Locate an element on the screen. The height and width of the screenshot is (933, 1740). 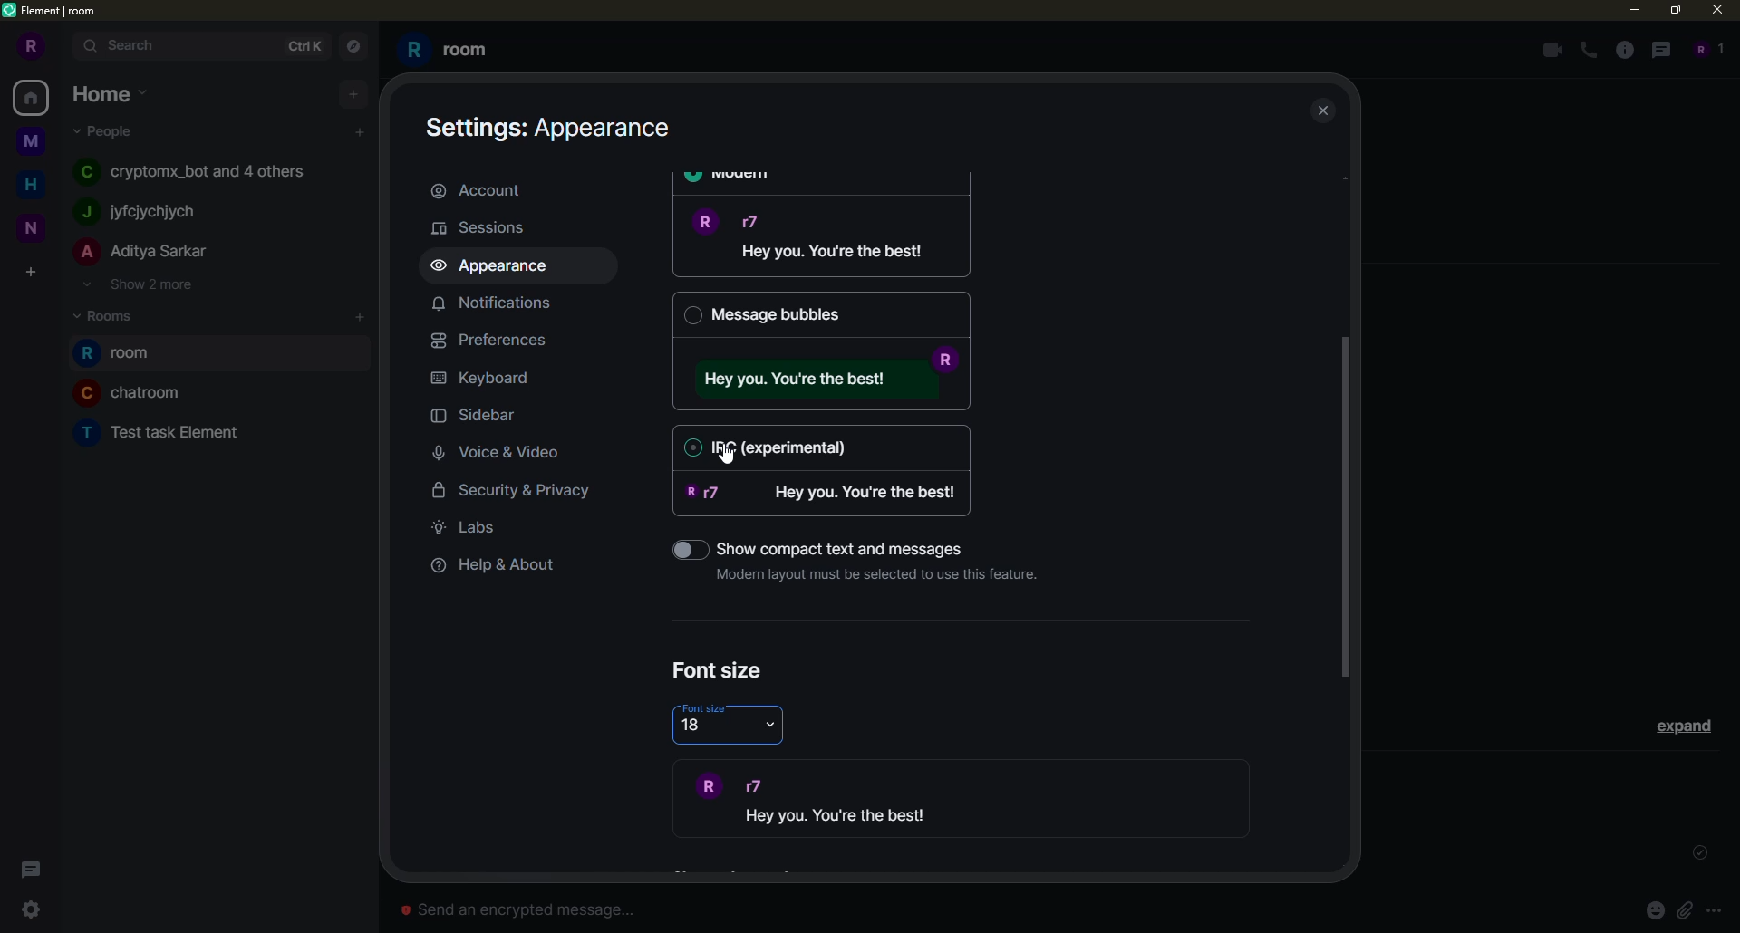
settings is located at coordinates (31, 909).